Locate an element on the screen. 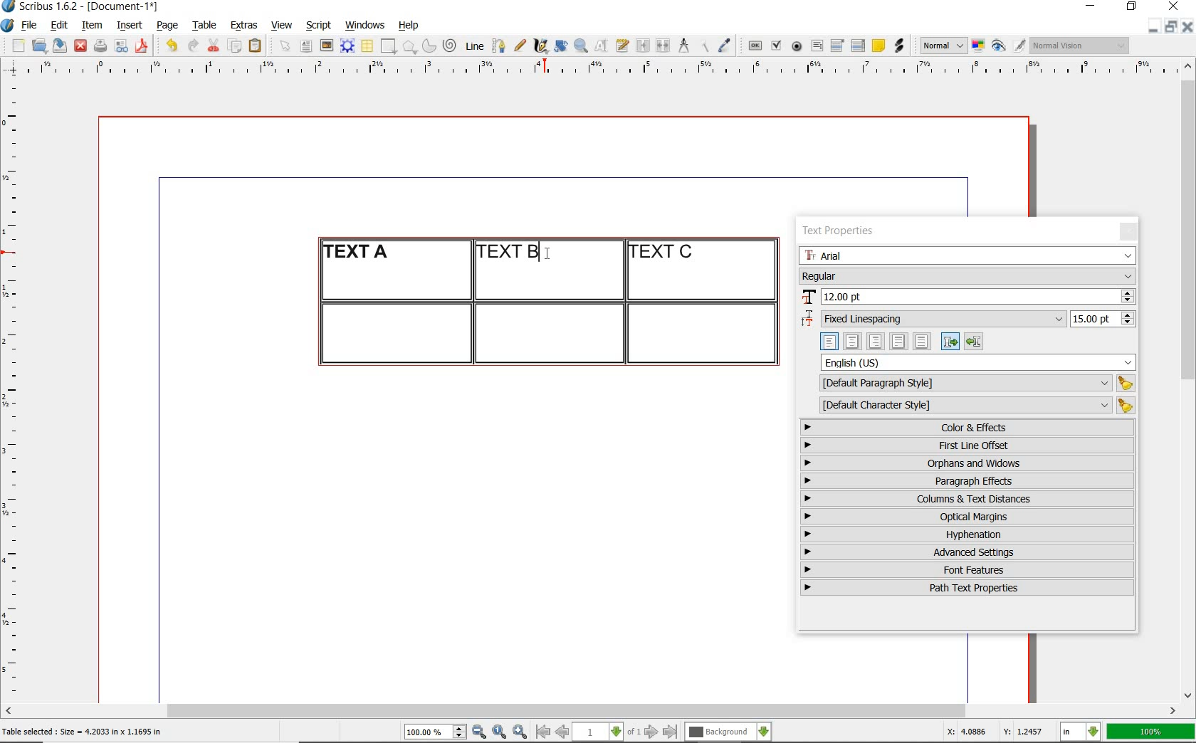  view is located at coordinates (282, 25).